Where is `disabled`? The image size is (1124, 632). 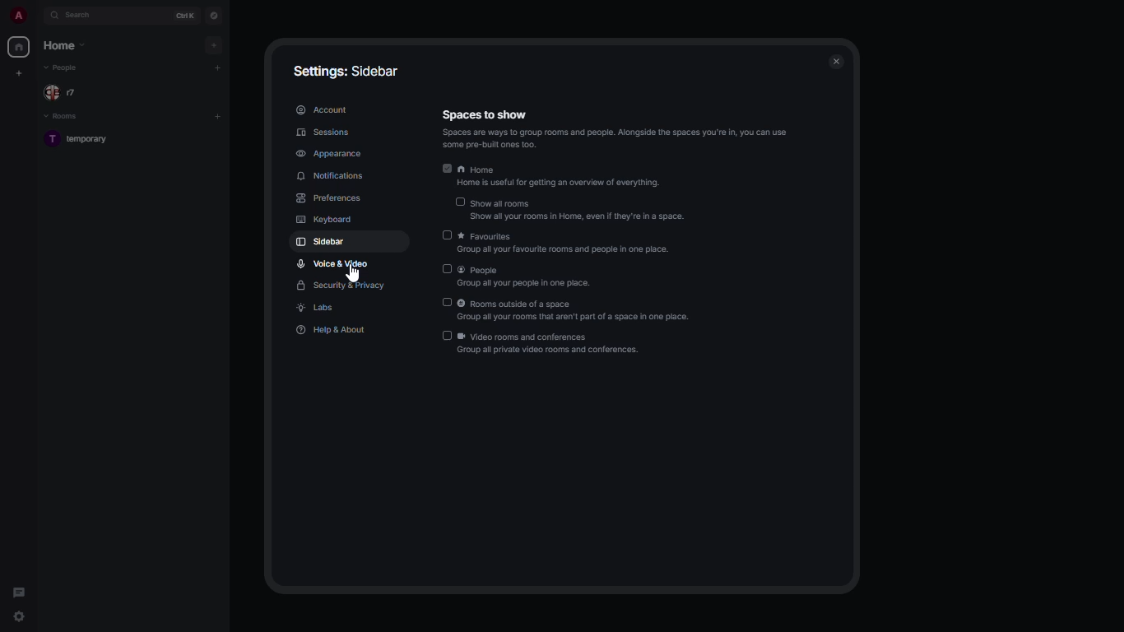 disabled is located at coordinates (446, 235).